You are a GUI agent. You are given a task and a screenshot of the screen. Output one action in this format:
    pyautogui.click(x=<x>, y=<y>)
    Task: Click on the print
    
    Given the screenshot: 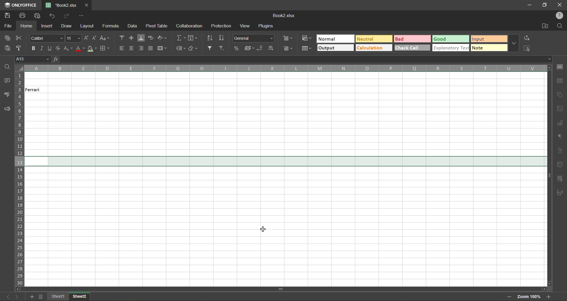 What is the action you would take?
    pyautogui.click(x=23, y=15)
    